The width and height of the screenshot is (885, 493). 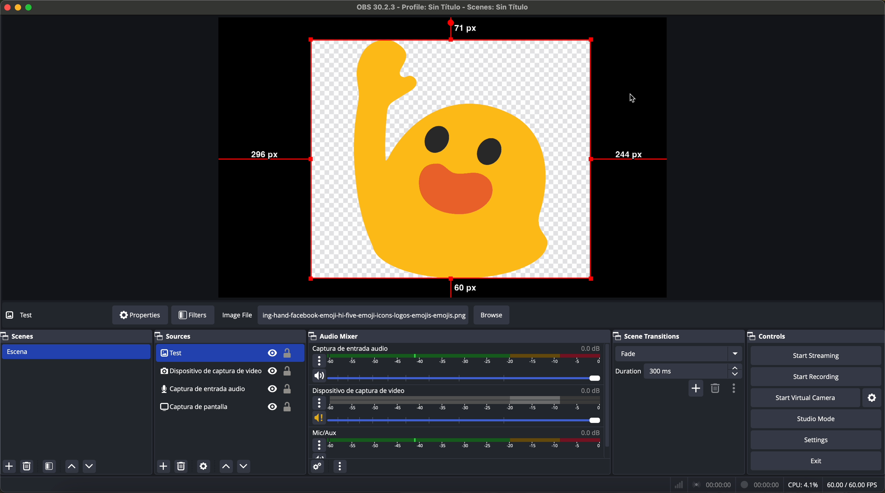 I want to click on close program, so click(x=6, y=7).